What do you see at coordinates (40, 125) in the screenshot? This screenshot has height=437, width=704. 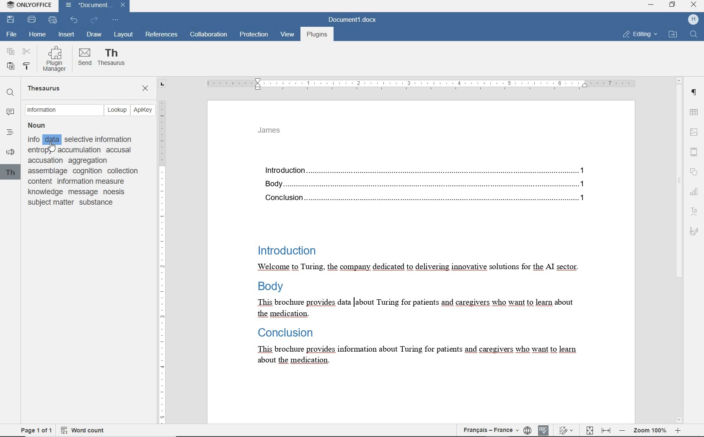 I see `Noun` at bounding box center [40, 125].